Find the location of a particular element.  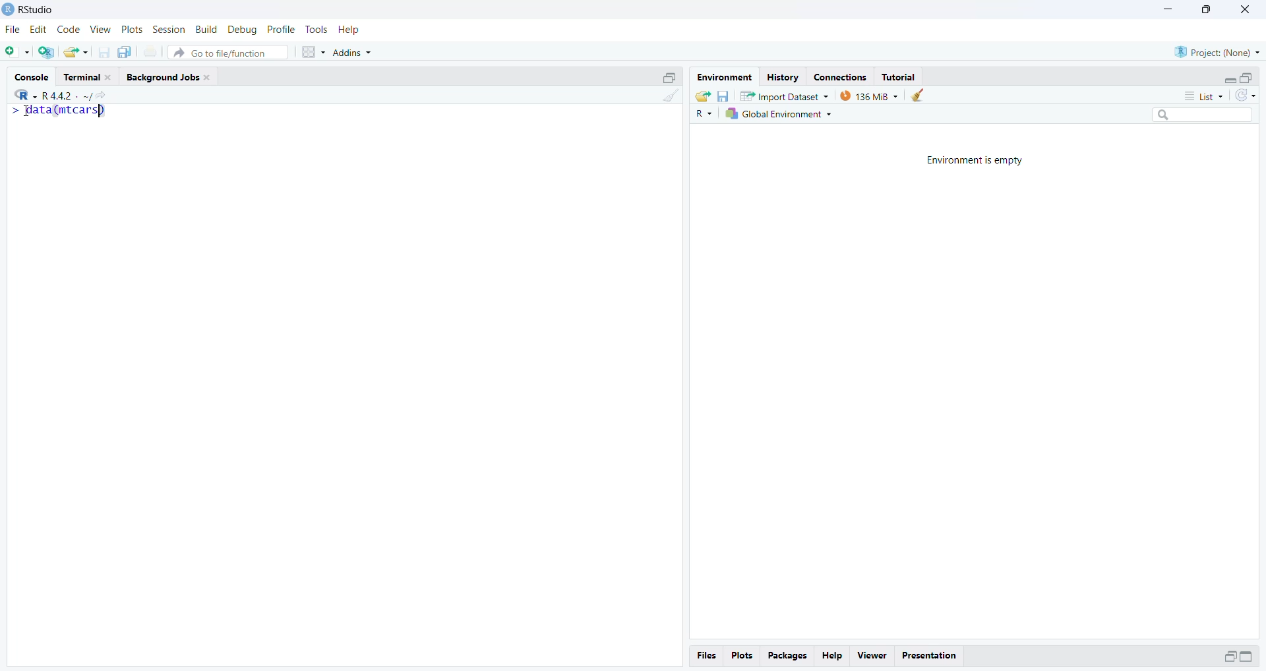

History is located at coordinates (781, 76).